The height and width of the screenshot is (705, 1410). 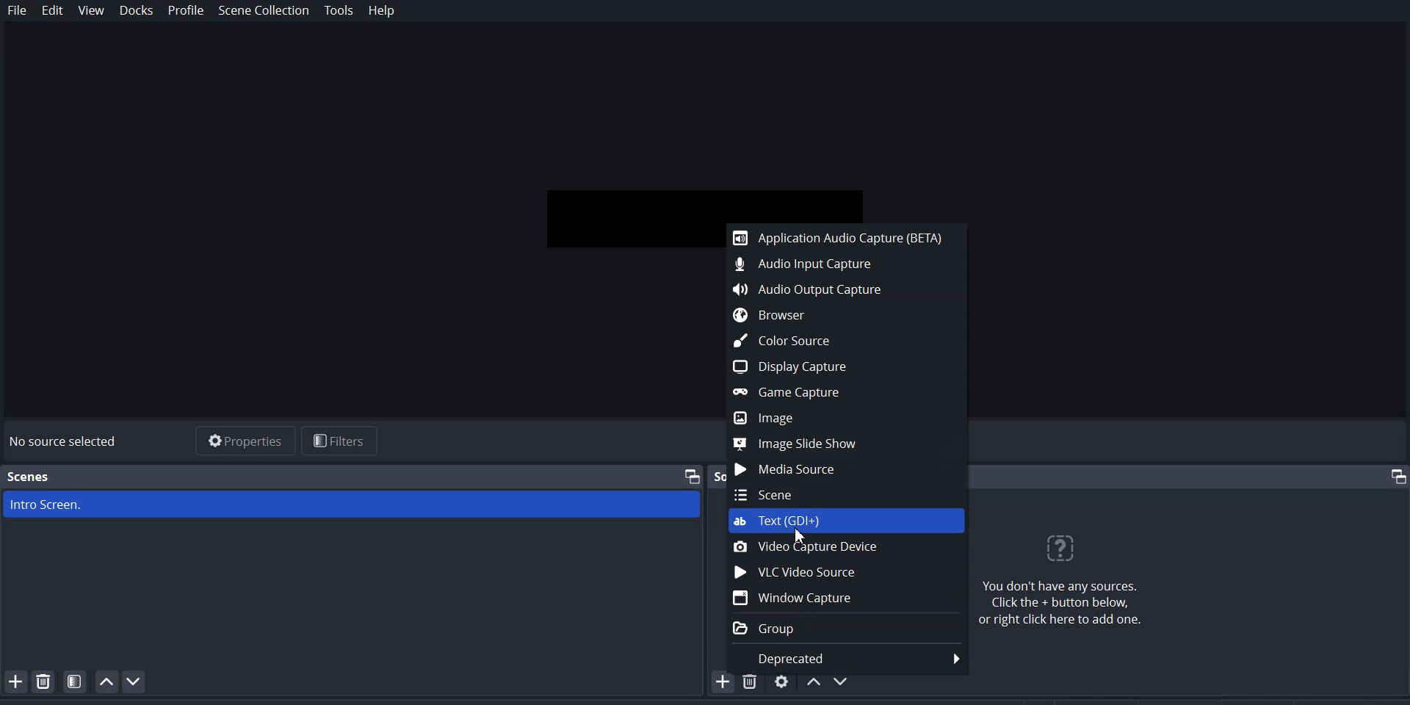 I want to click on Profile, so click(x=187, y=11).